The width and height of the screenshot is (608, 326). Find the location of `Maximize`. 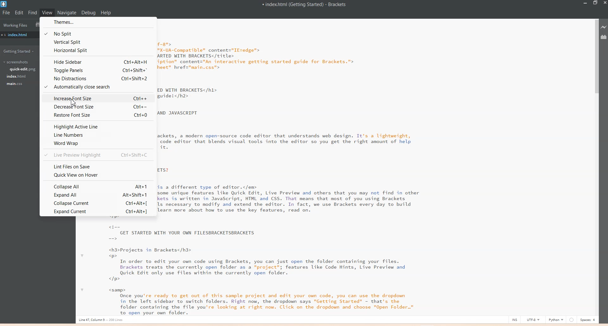

Maximize is located at coordinates (595, 3).